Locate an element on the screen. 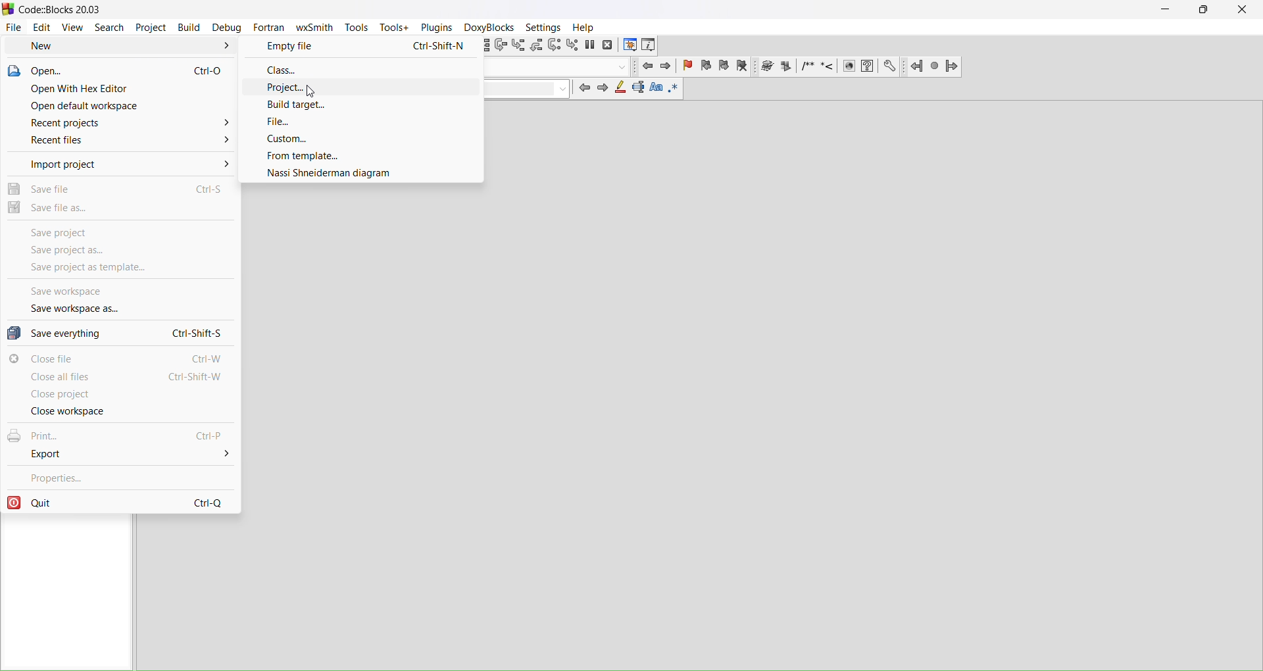 This screenshot has width=1263, height=671. debug is located at coordinates (228, 28).